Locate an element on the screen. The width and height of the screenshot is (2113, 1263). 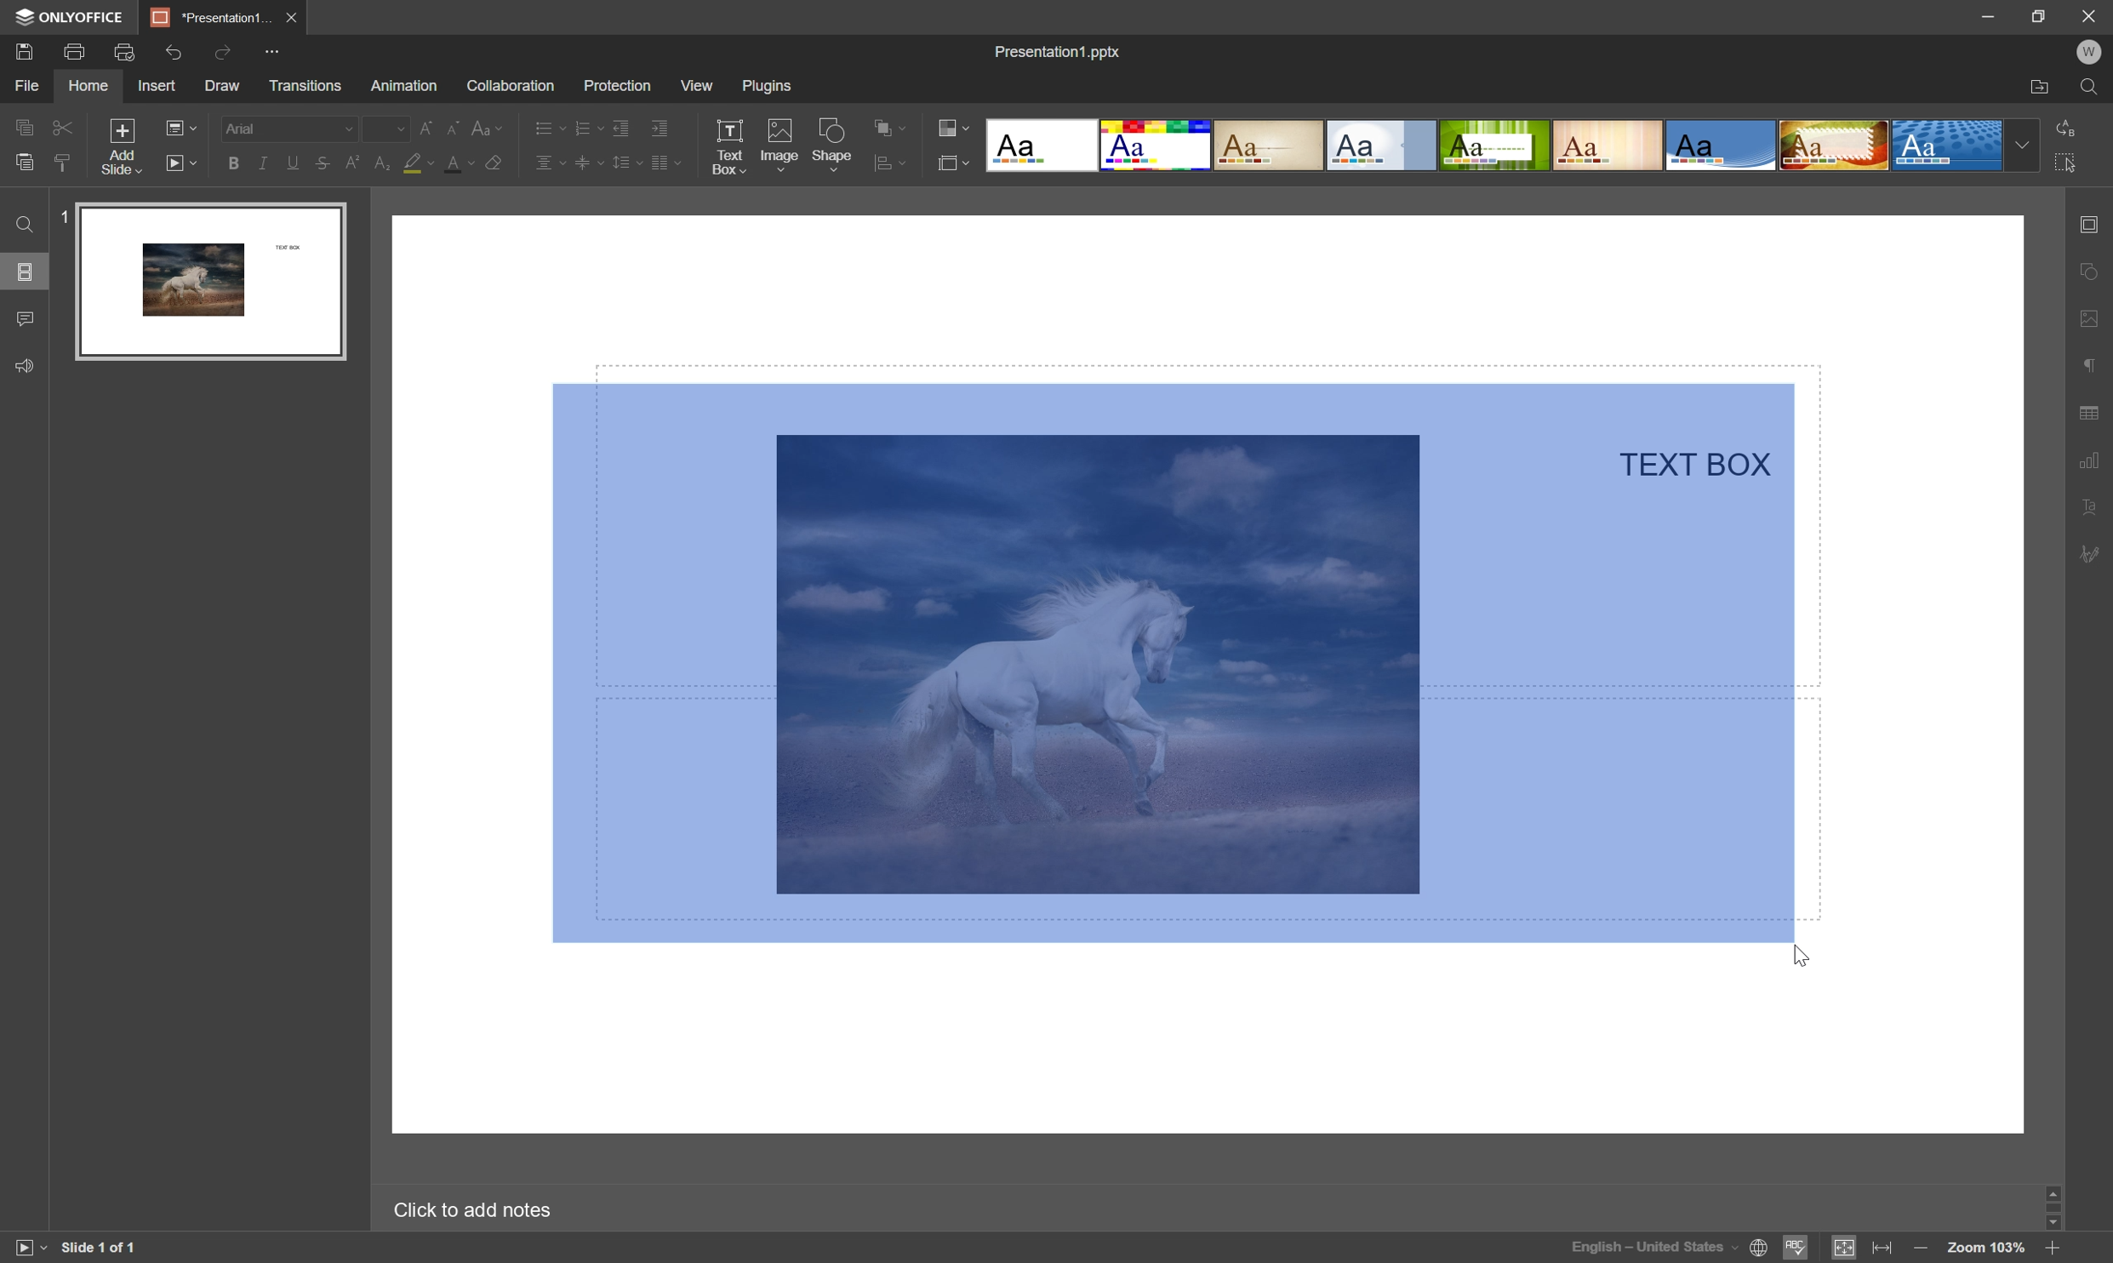
fit to width is located at coordinates (1885, 1248).